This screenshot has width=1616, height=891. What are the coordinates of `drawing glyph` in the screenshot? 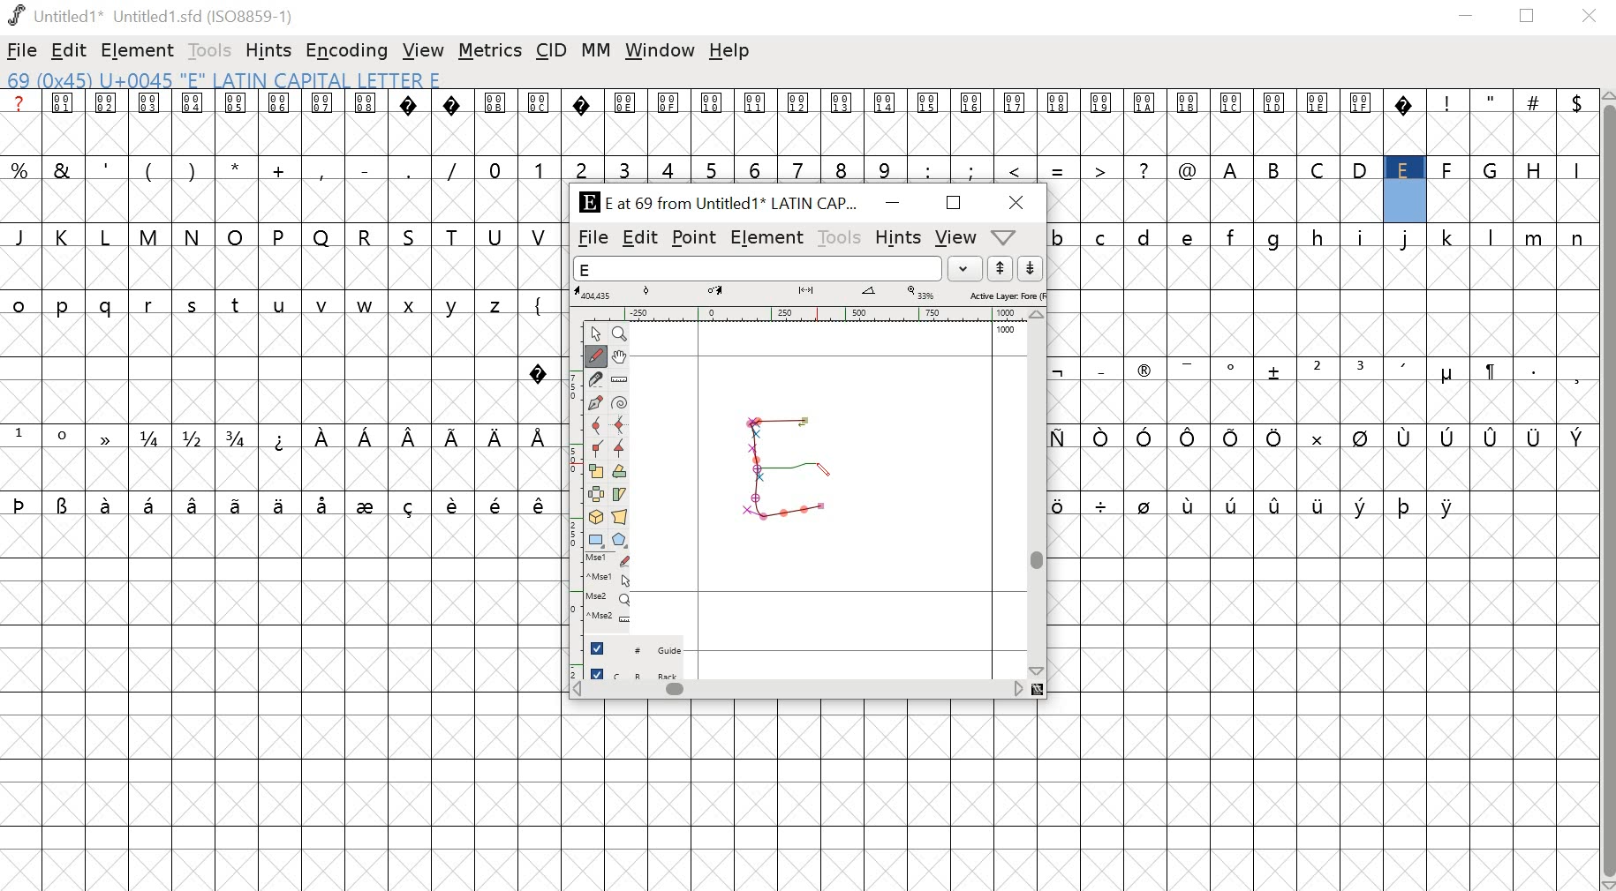 It's located at (784, 467).